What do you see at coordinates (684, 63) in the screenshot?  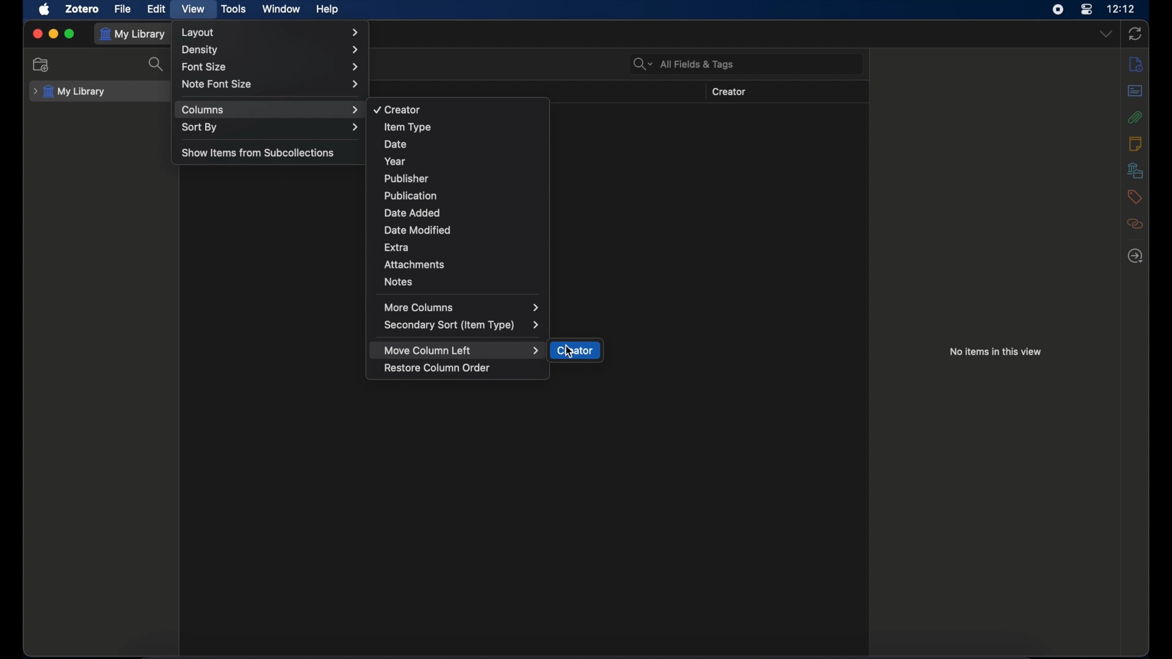 I see `search bar` at bounding box center [684, 63].